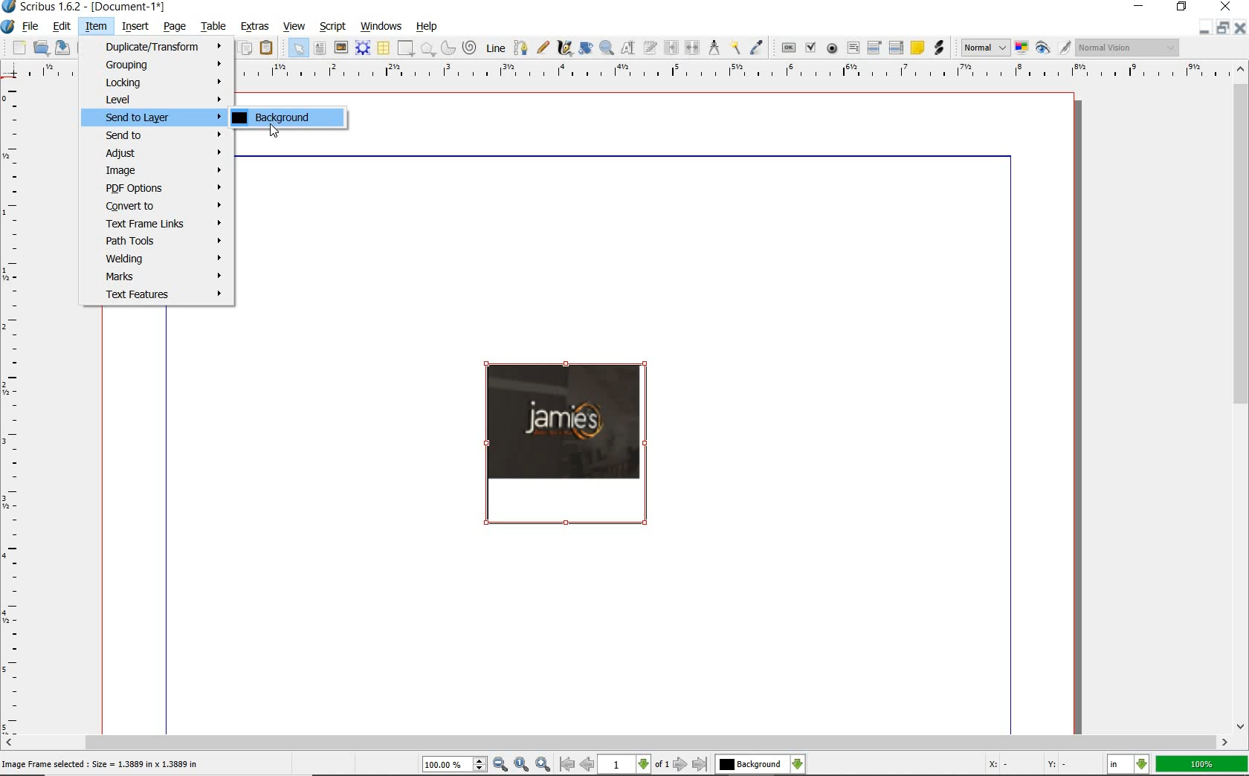 The image size is (1249, 776). I want to click on pdf combo box, so click(875, 48).